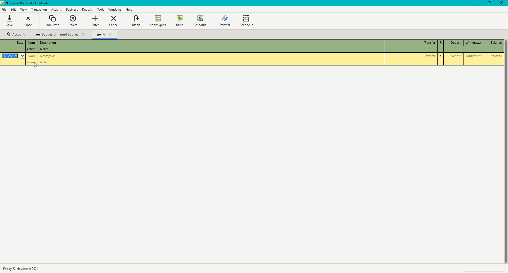  I want to click on scroll bar, so click(505, 164).